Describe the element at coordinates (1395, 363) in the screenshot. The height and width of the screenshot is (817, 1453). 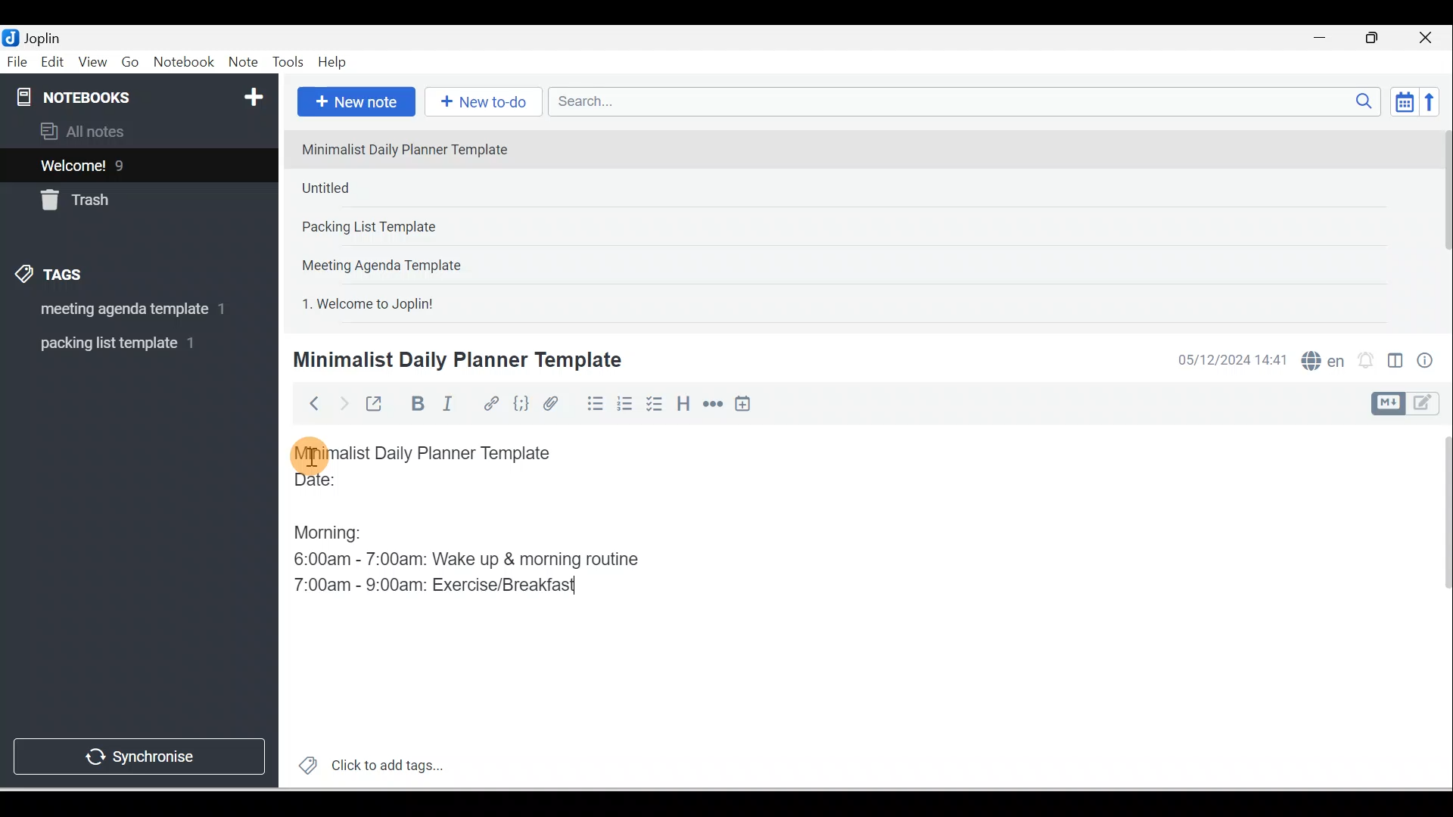
I see `Toggle editors` at that location.